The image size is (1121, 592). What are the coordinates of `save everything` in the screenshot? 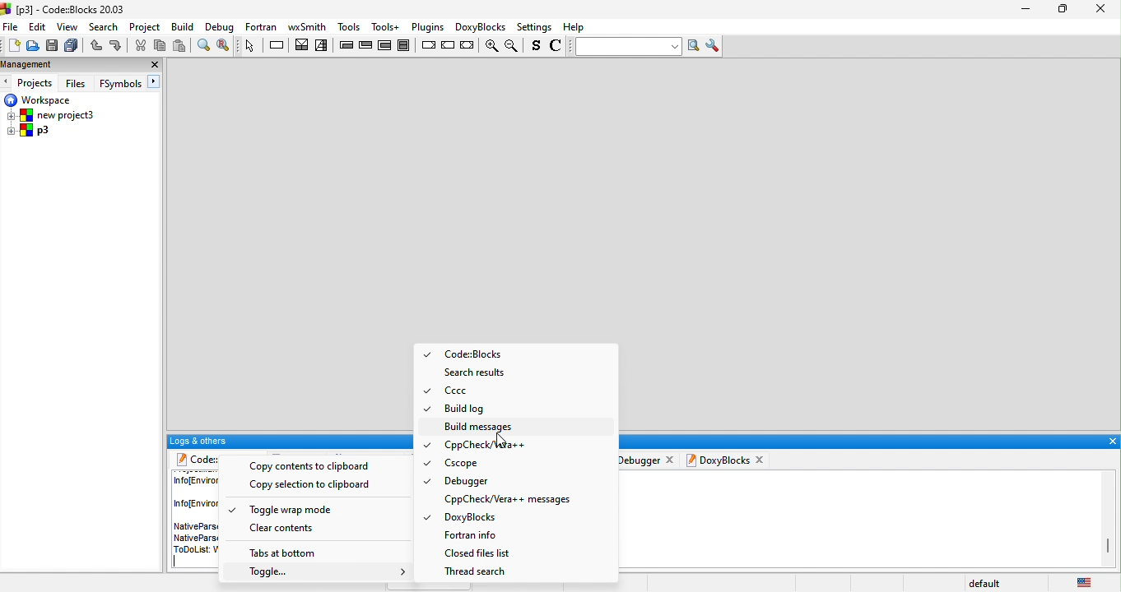 It's located at (71, 46).